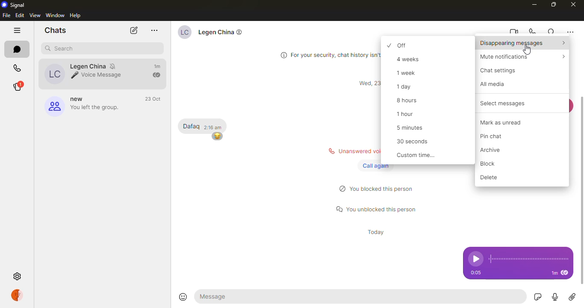 This screenshot has width=584, height=308. I want to click on sent, so click(157, 75).